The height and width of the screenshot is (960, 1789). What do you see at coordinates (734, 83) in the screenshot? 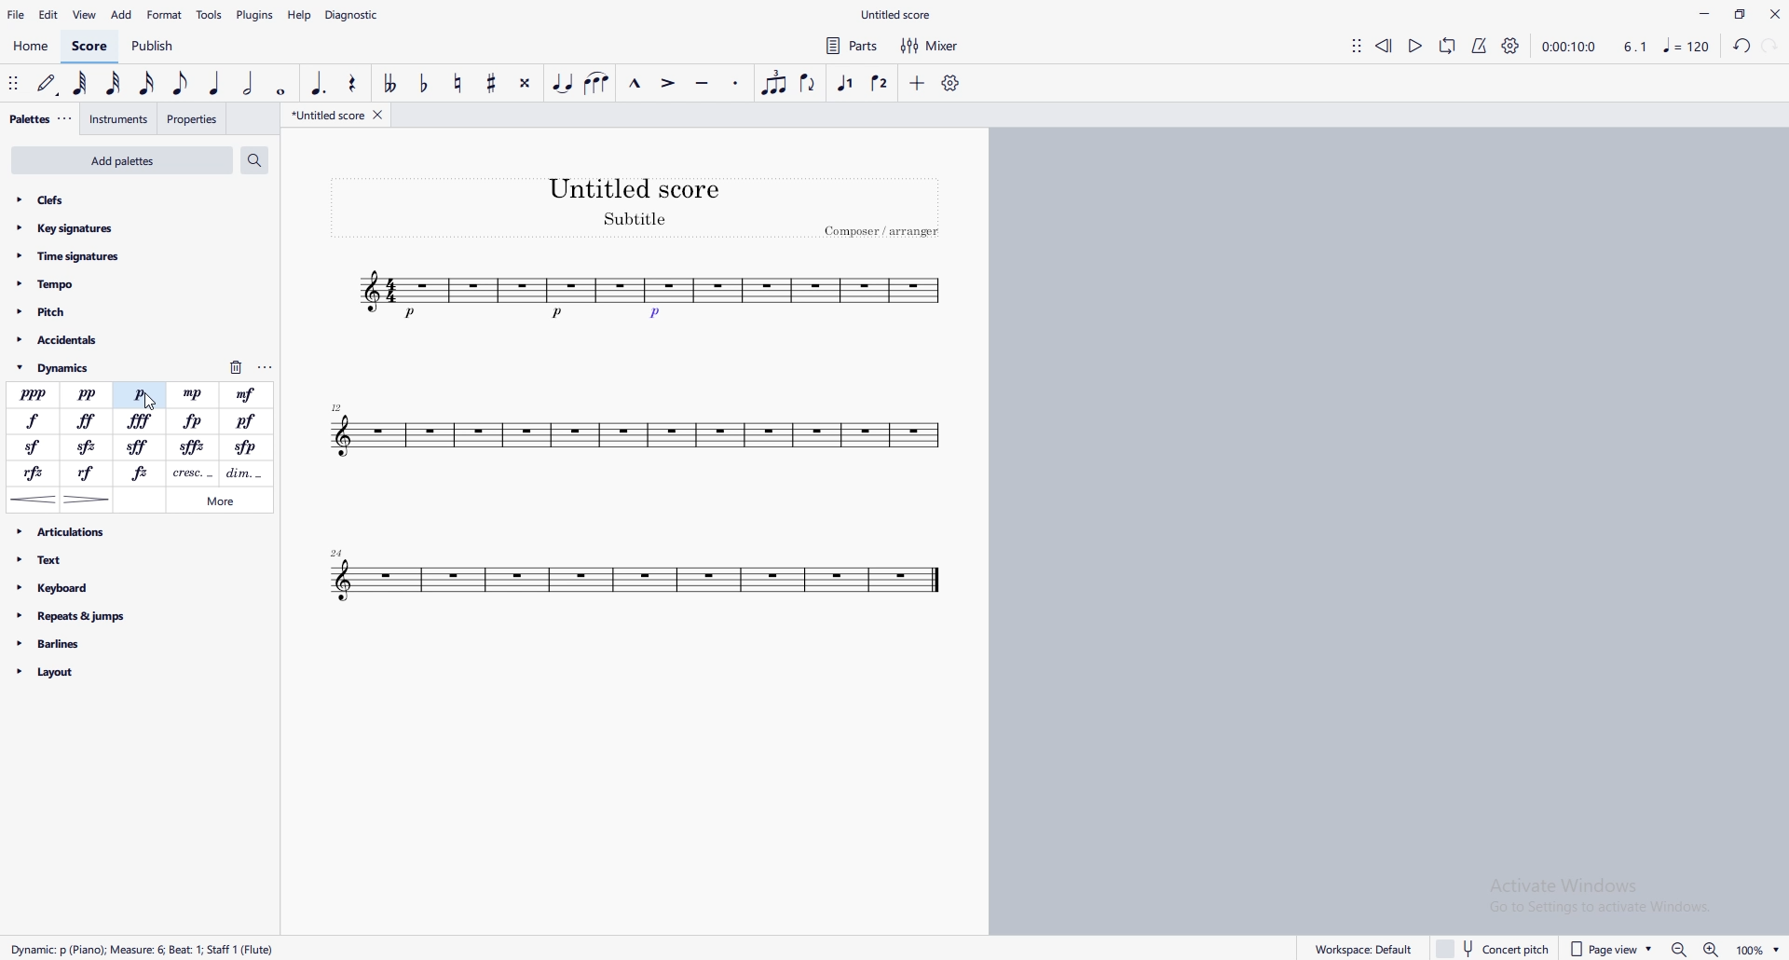
I see `staccato` at bounding box center [734, 83].